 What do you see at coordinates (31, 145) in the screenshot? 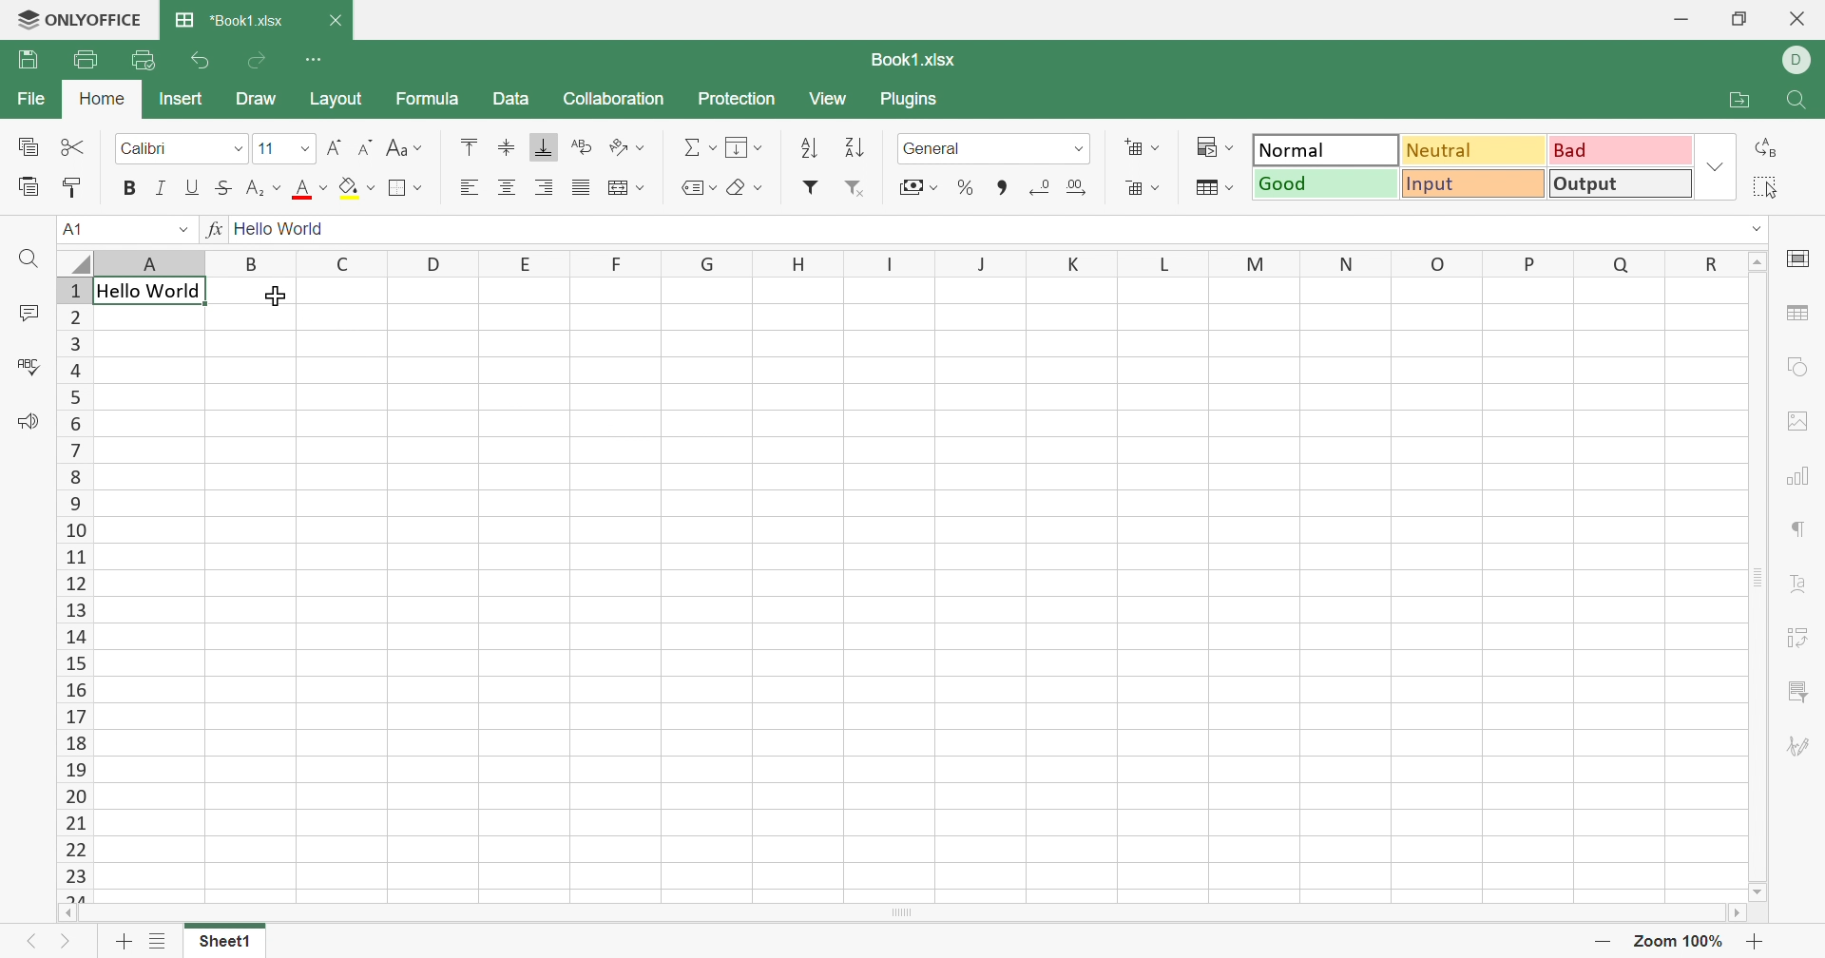
I see `Copy` at bounding box center [31, 145].